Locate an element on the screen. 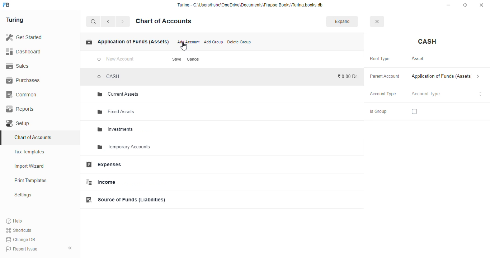  purchases is located at coordinates (24, 81).